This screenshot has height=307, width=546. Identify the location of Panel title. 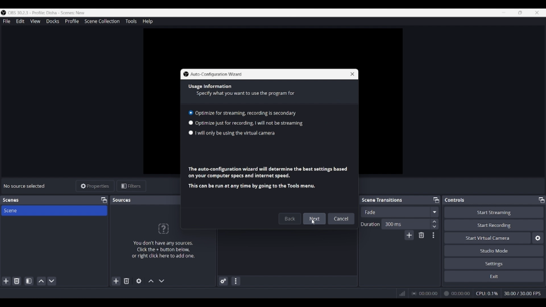
(122, 200).